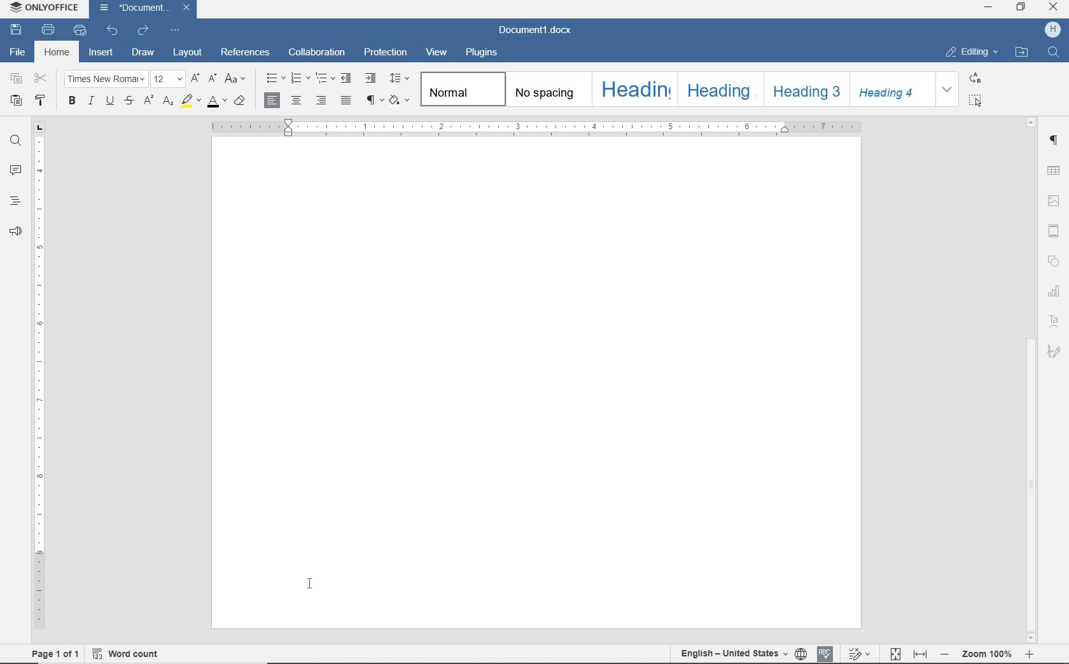  I want to click on zoom 100%, so click(986, 653).